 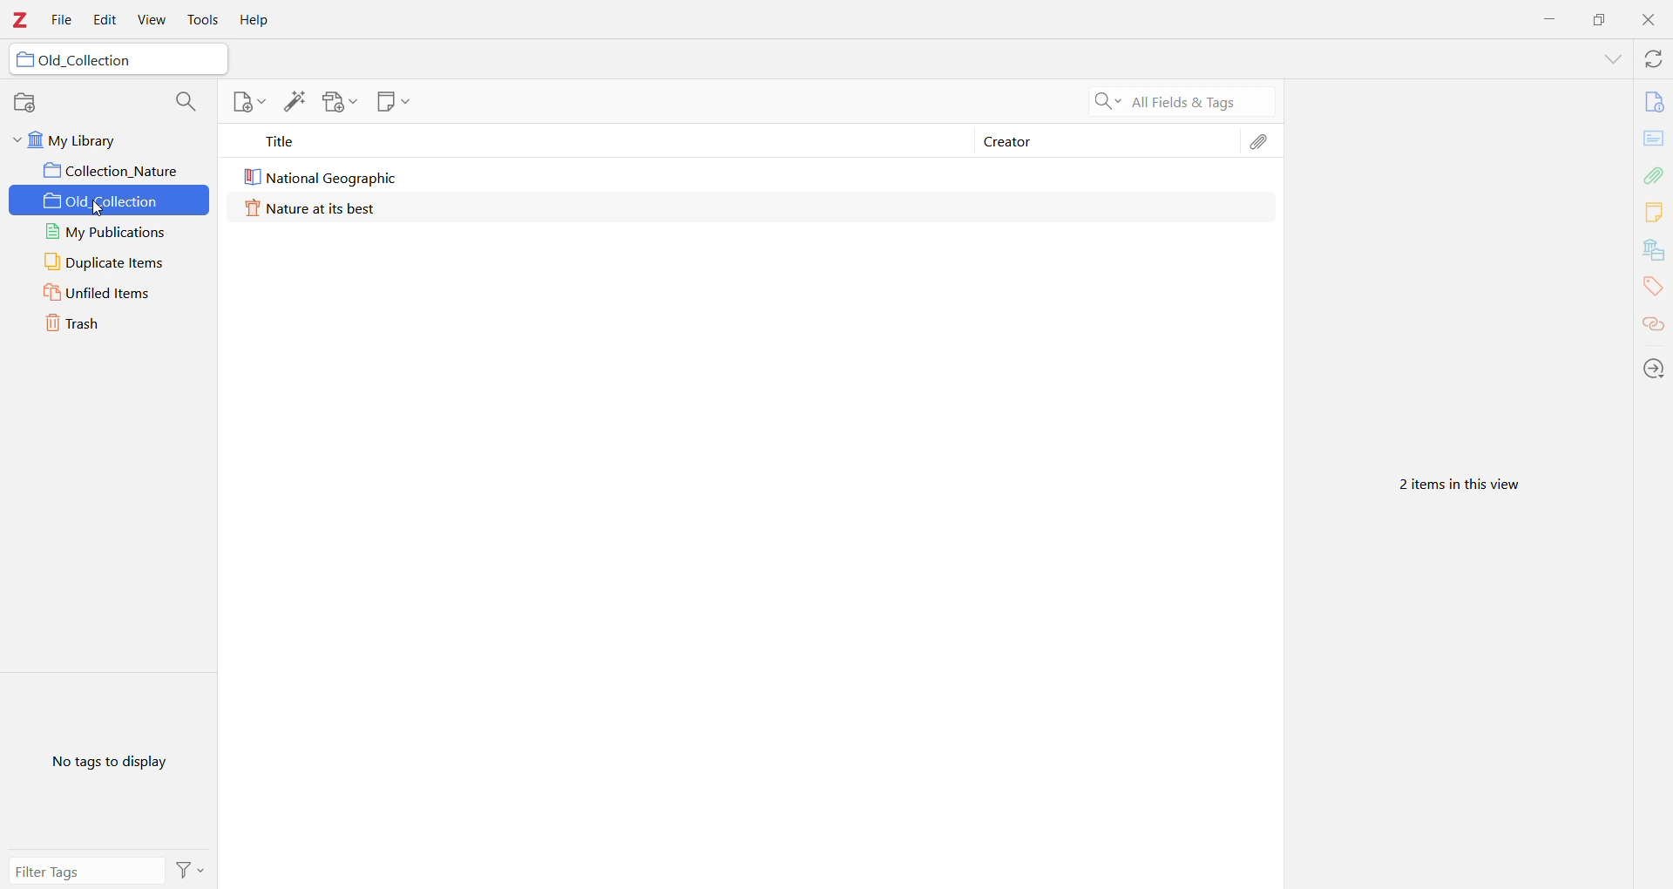 I want to click on Old_Collection, so click(x=98, y=61).